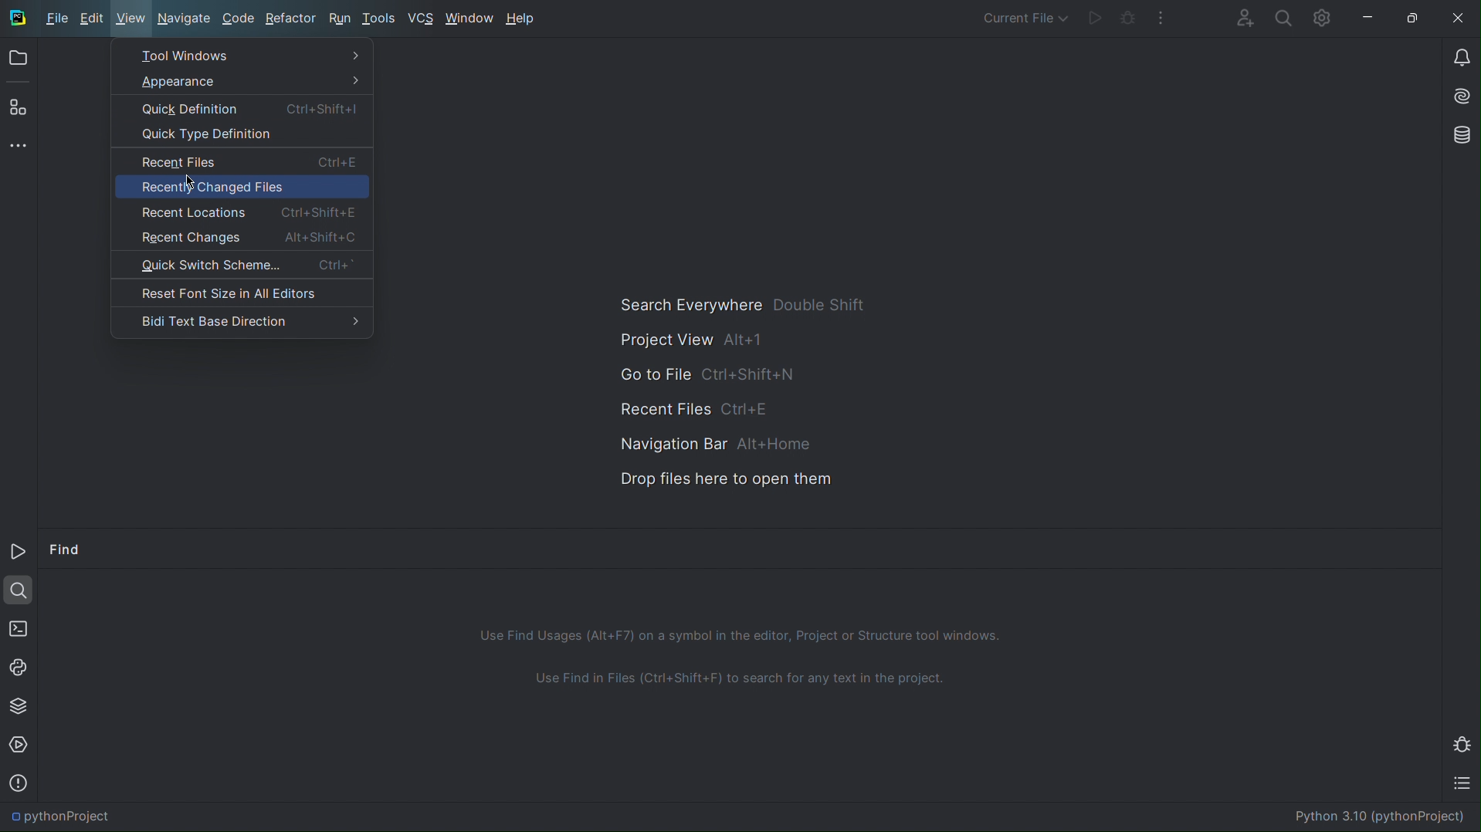 The image size is (1481, 832). Describe the element at coordinates (1466, 786) in the screenshot. I see `TODO` at that location.